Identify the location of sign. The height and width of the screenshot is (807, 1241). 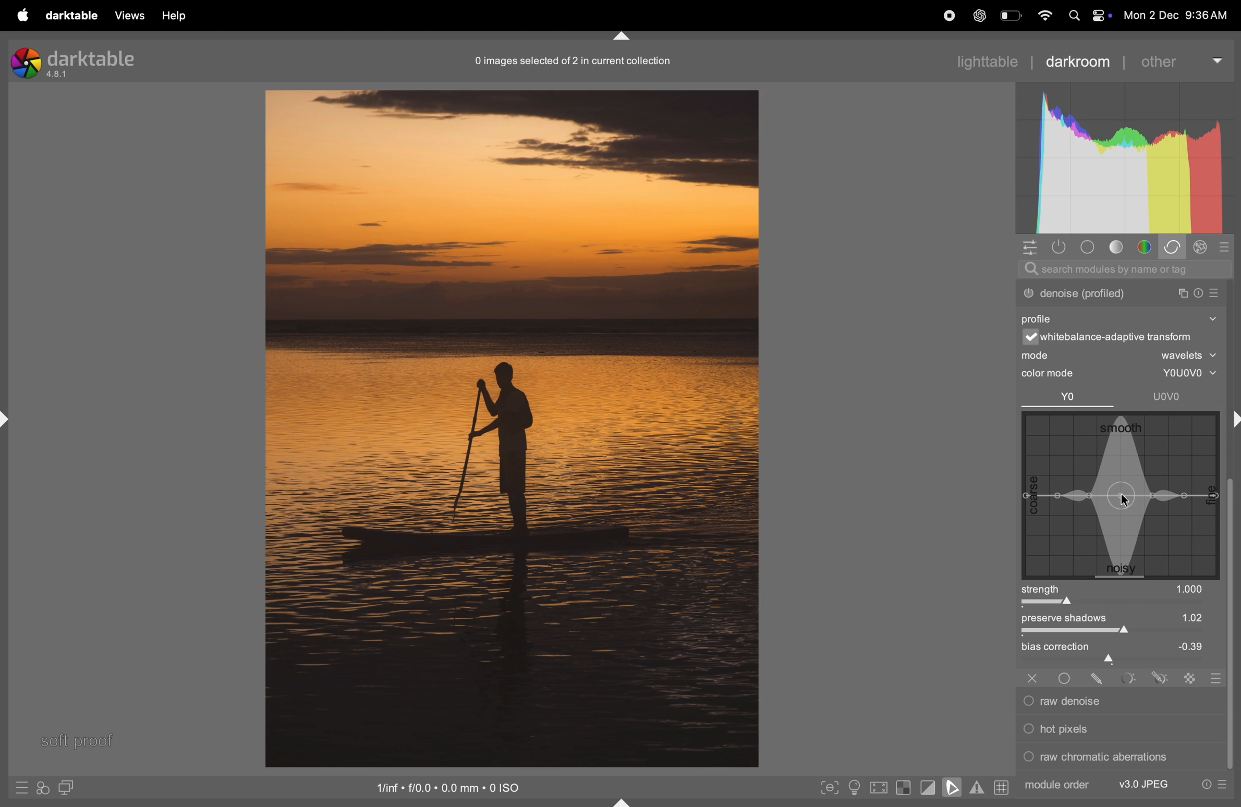
(21, 791).